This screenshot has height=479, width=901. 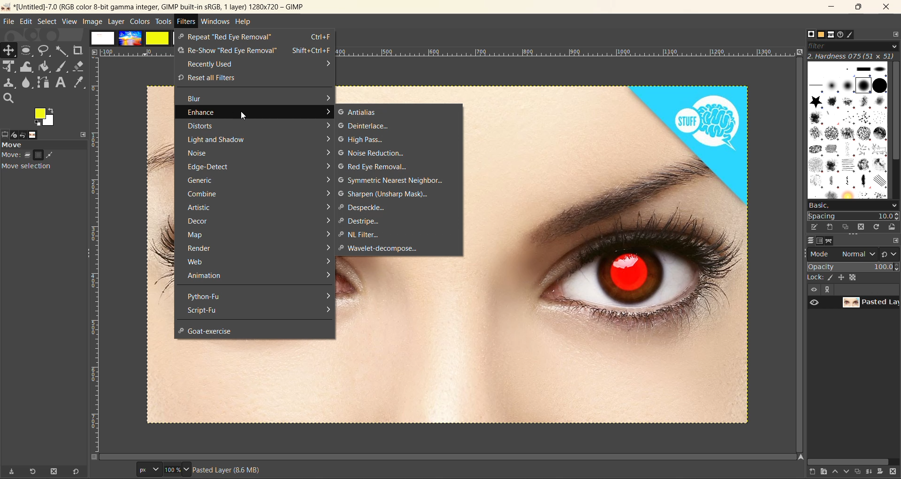 What do you see at coordinates (859, 227) in the screenshot?
I see `delete this brush` at bounding box center [859, 227].